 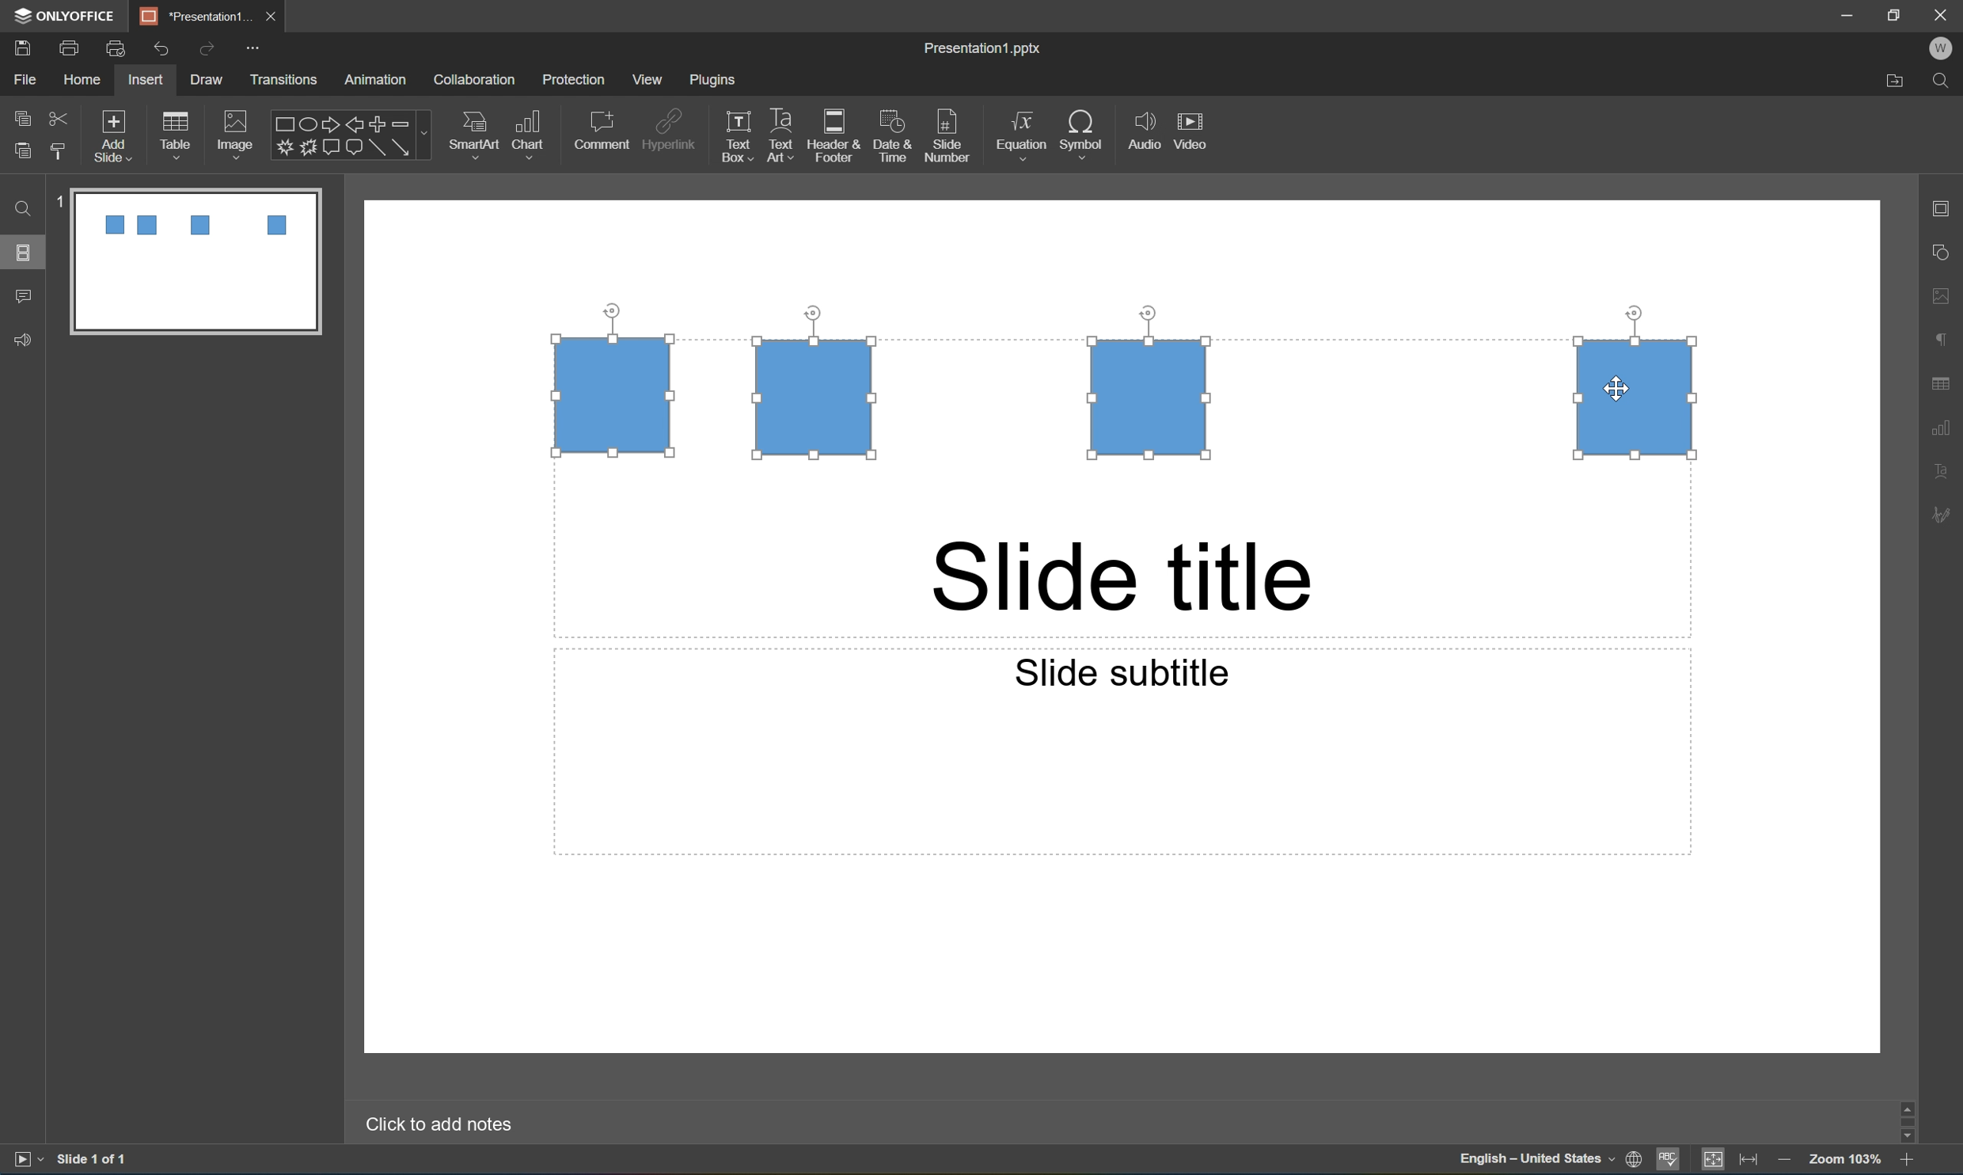 I want to click on equation, so click(x=1019, y=132).